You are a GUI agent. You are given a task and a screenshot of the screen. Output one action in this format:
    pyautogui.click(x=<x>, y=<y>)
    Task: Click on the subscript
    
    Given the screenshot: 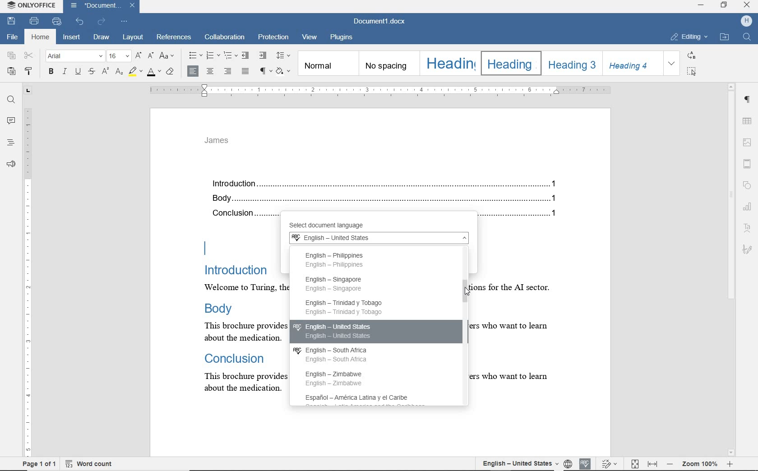 What is the action you would take?
    pyautogui.click(x=119, y=72)
    